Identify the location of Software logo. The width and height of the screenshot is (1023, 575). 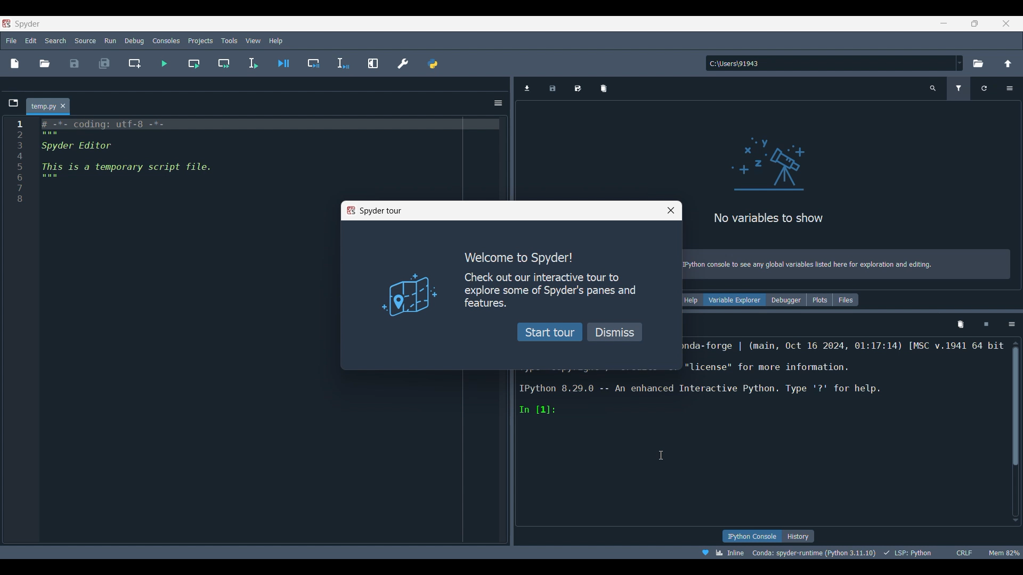
(7, 23).